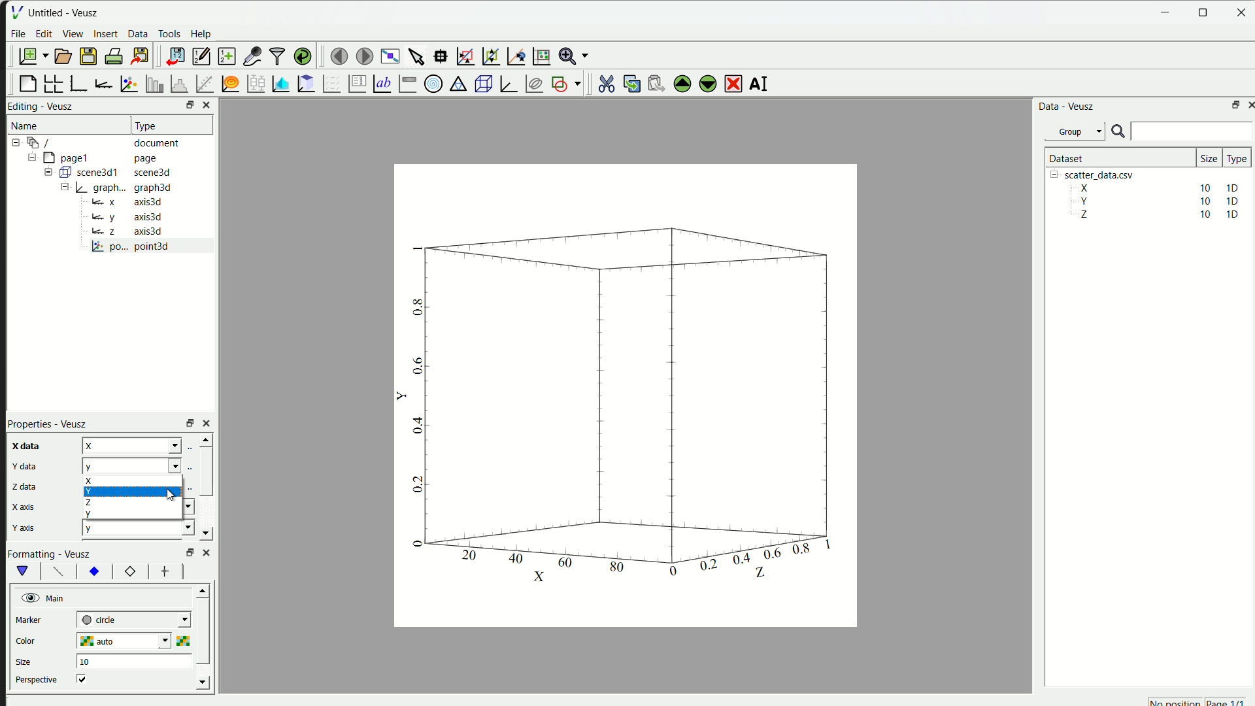 This screenshot has height=706, width=1255. I want to click on | Type, so click(148, 125).